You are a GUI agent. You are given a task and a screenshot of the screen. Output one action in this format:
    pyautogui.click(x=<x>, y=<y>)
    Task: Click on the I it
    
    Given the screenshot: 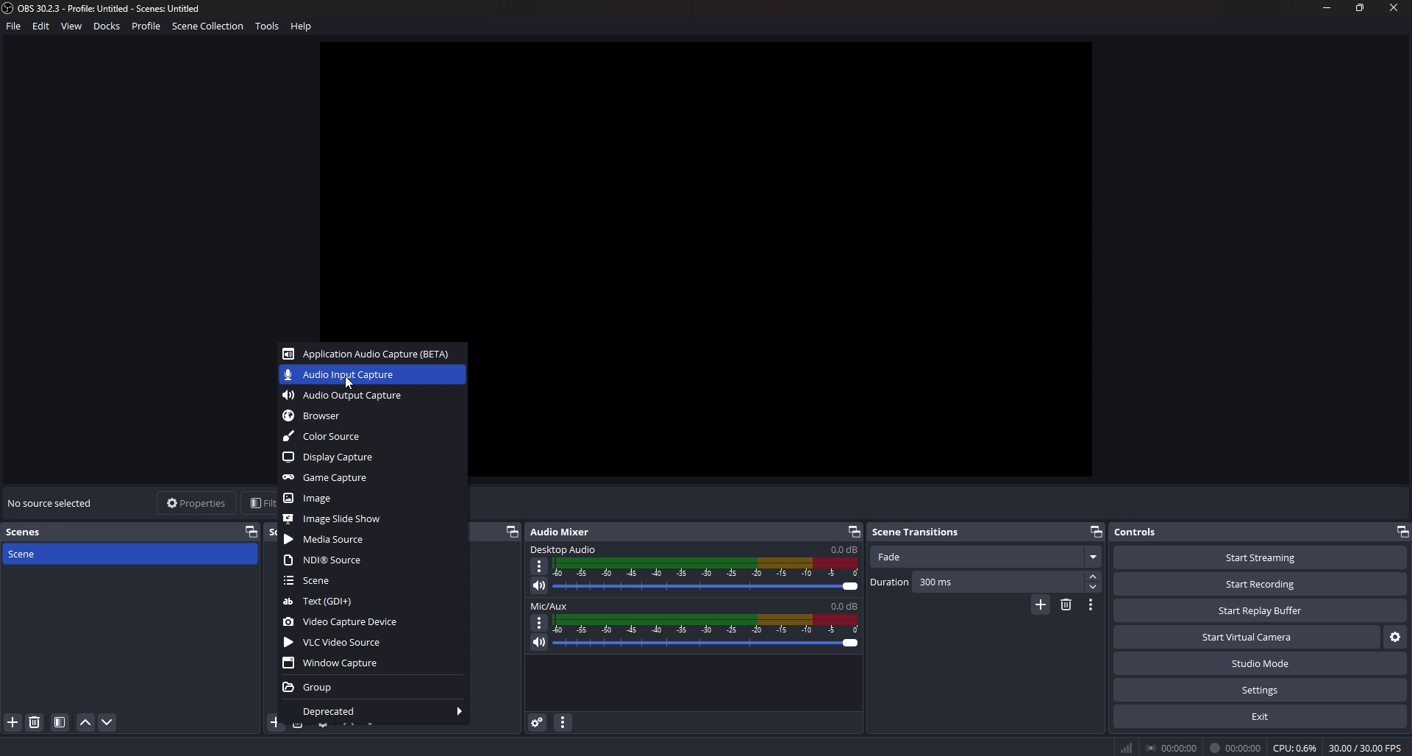 What is the action you would take?
    pyautogui.click(x=1237, y=747)
    